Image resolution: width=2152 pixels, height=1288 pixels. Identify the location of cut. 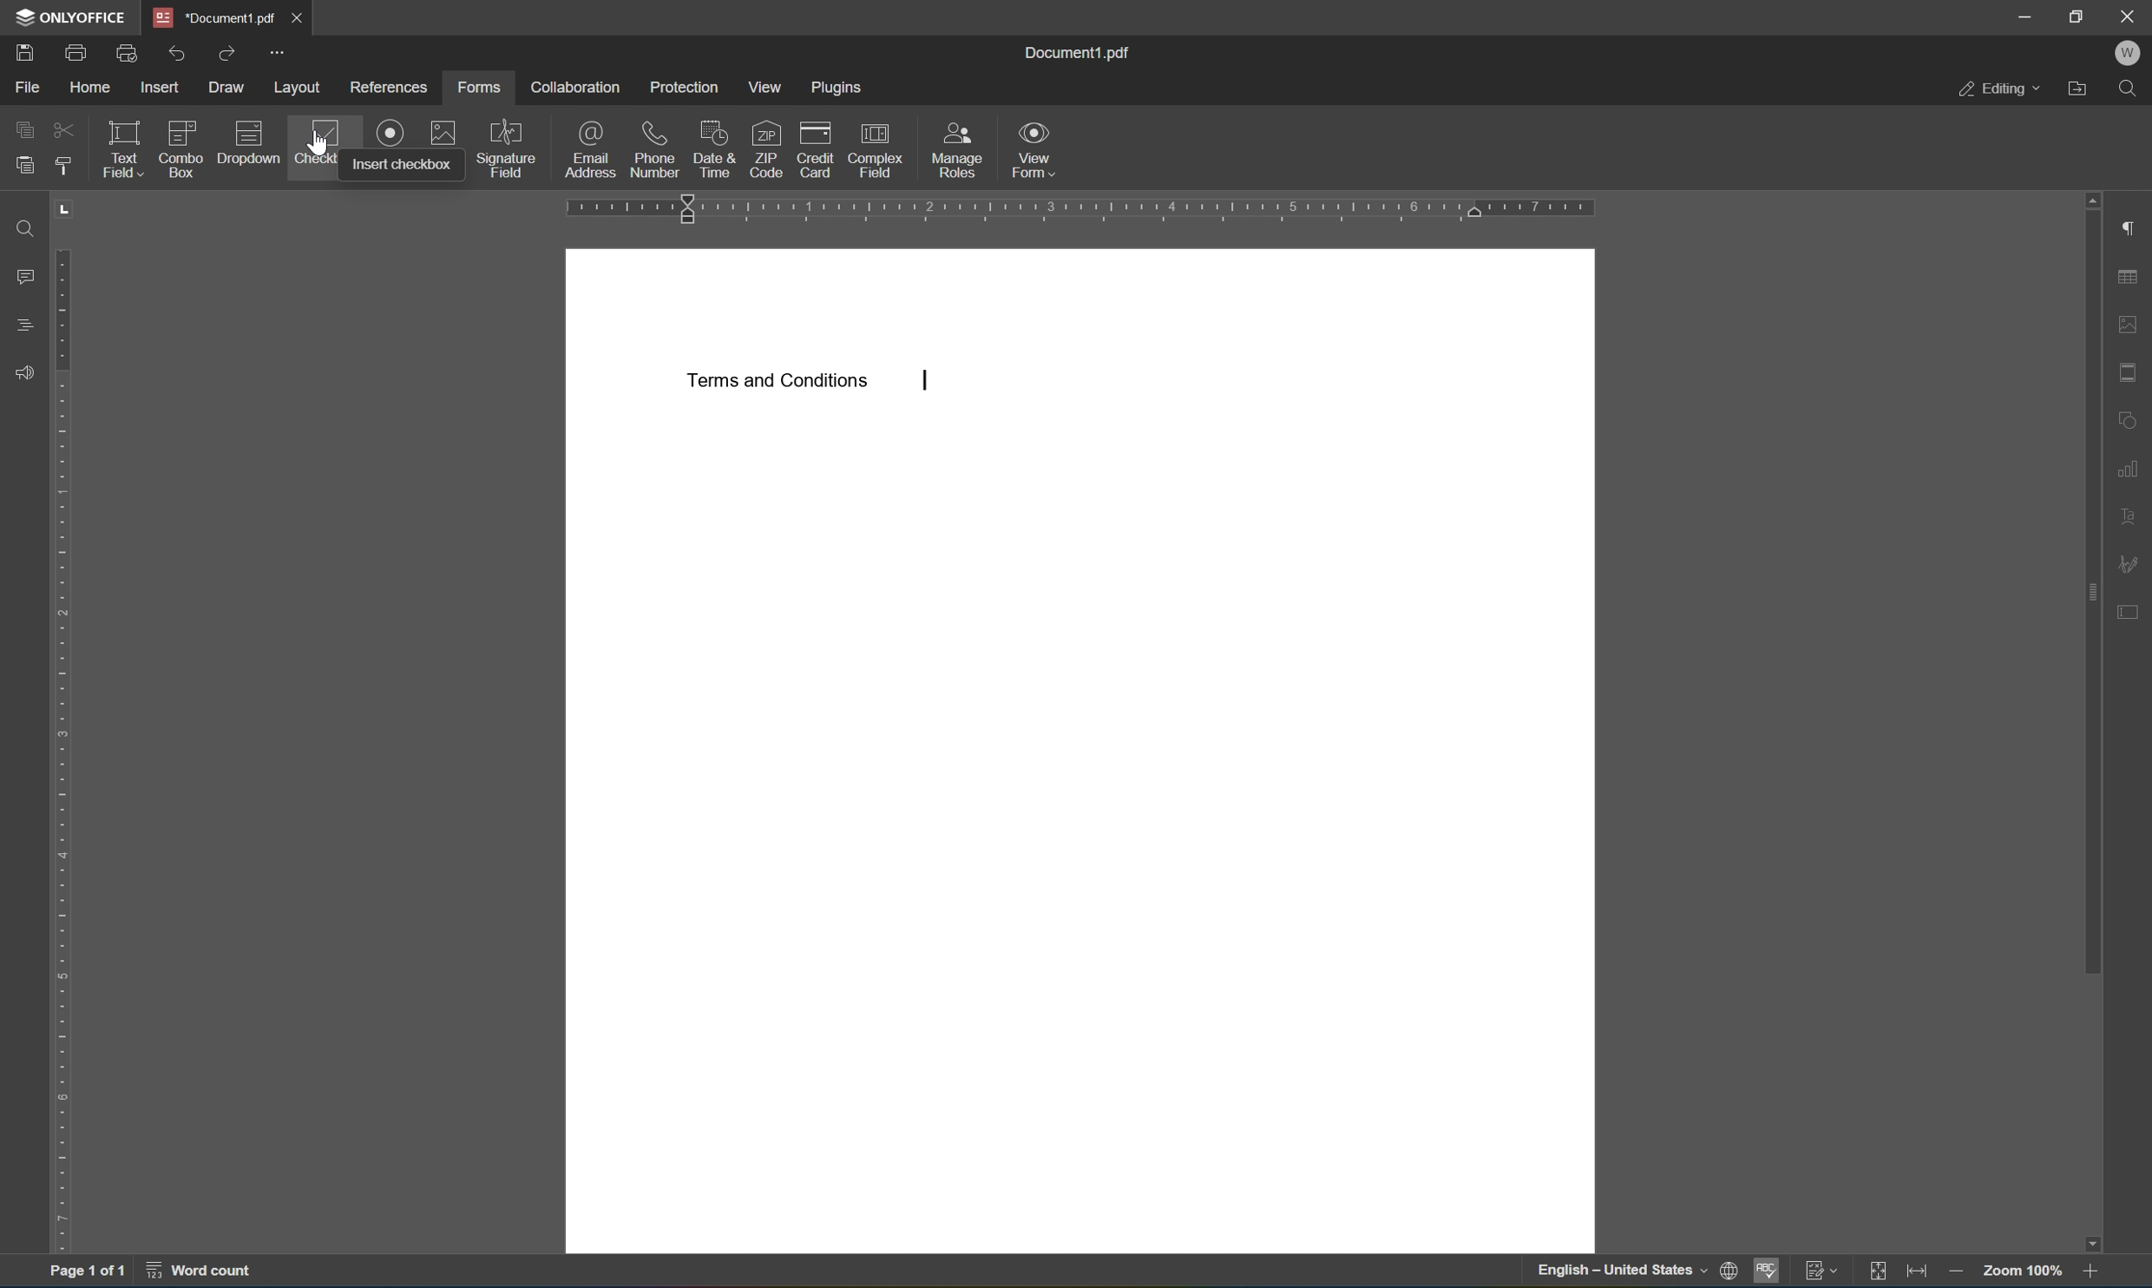
(65, 132).